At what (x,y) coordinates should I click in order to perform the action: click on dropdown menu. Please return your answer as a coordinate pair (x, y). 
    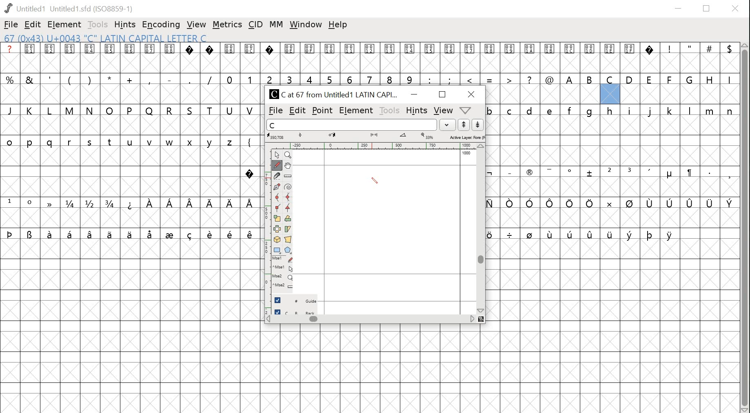
    Looking at the image, I should click on (447, 125).